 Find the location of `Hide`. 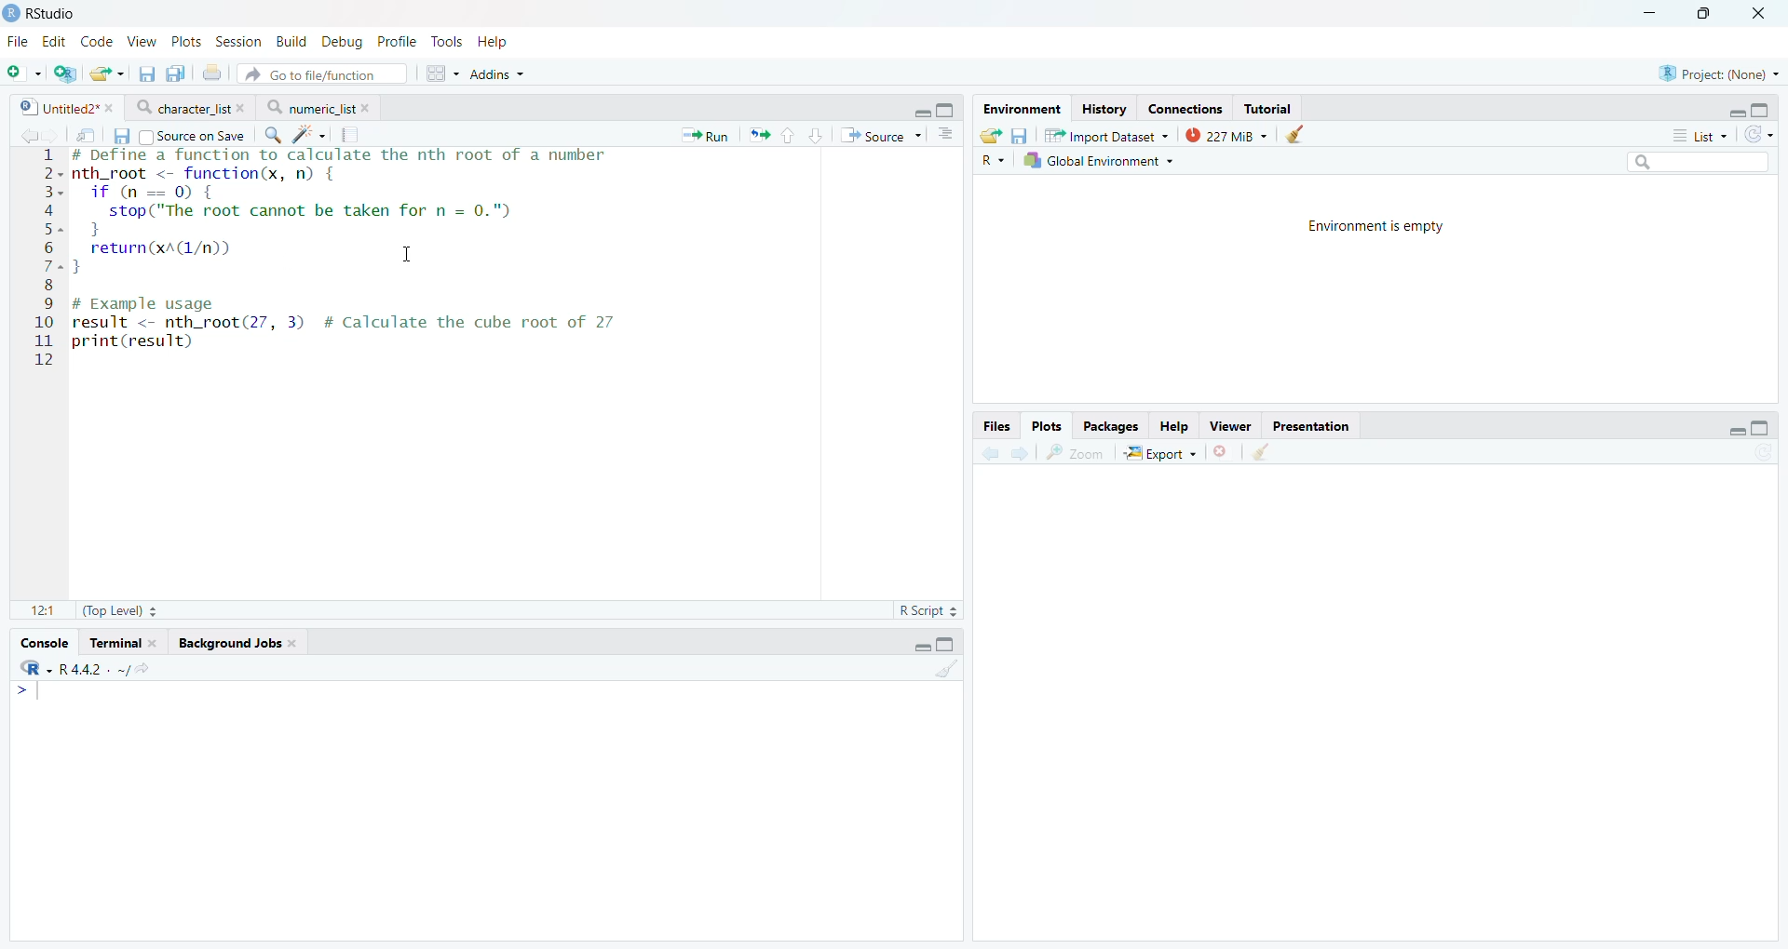

Hide is located at coordinates (920, 111).